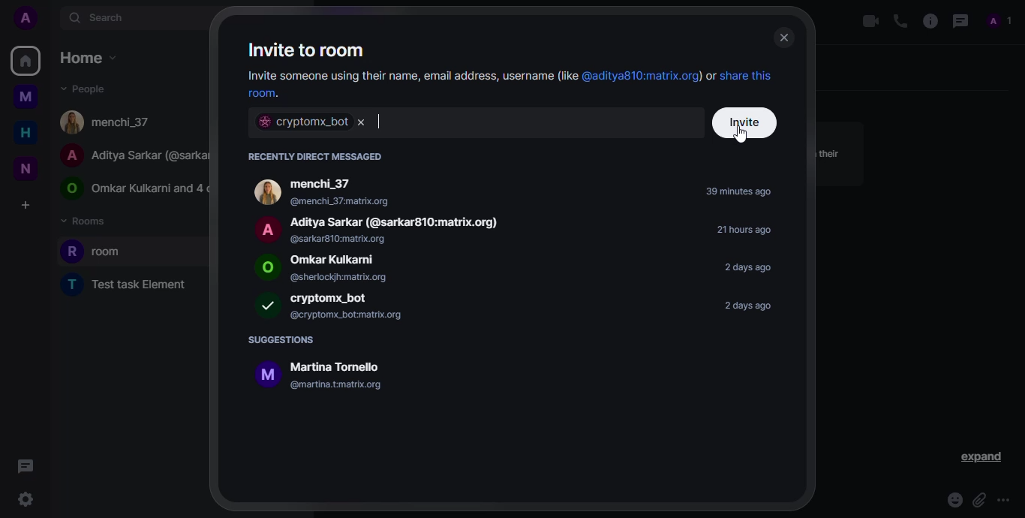  I want to click on create a space, so click(26, 203).